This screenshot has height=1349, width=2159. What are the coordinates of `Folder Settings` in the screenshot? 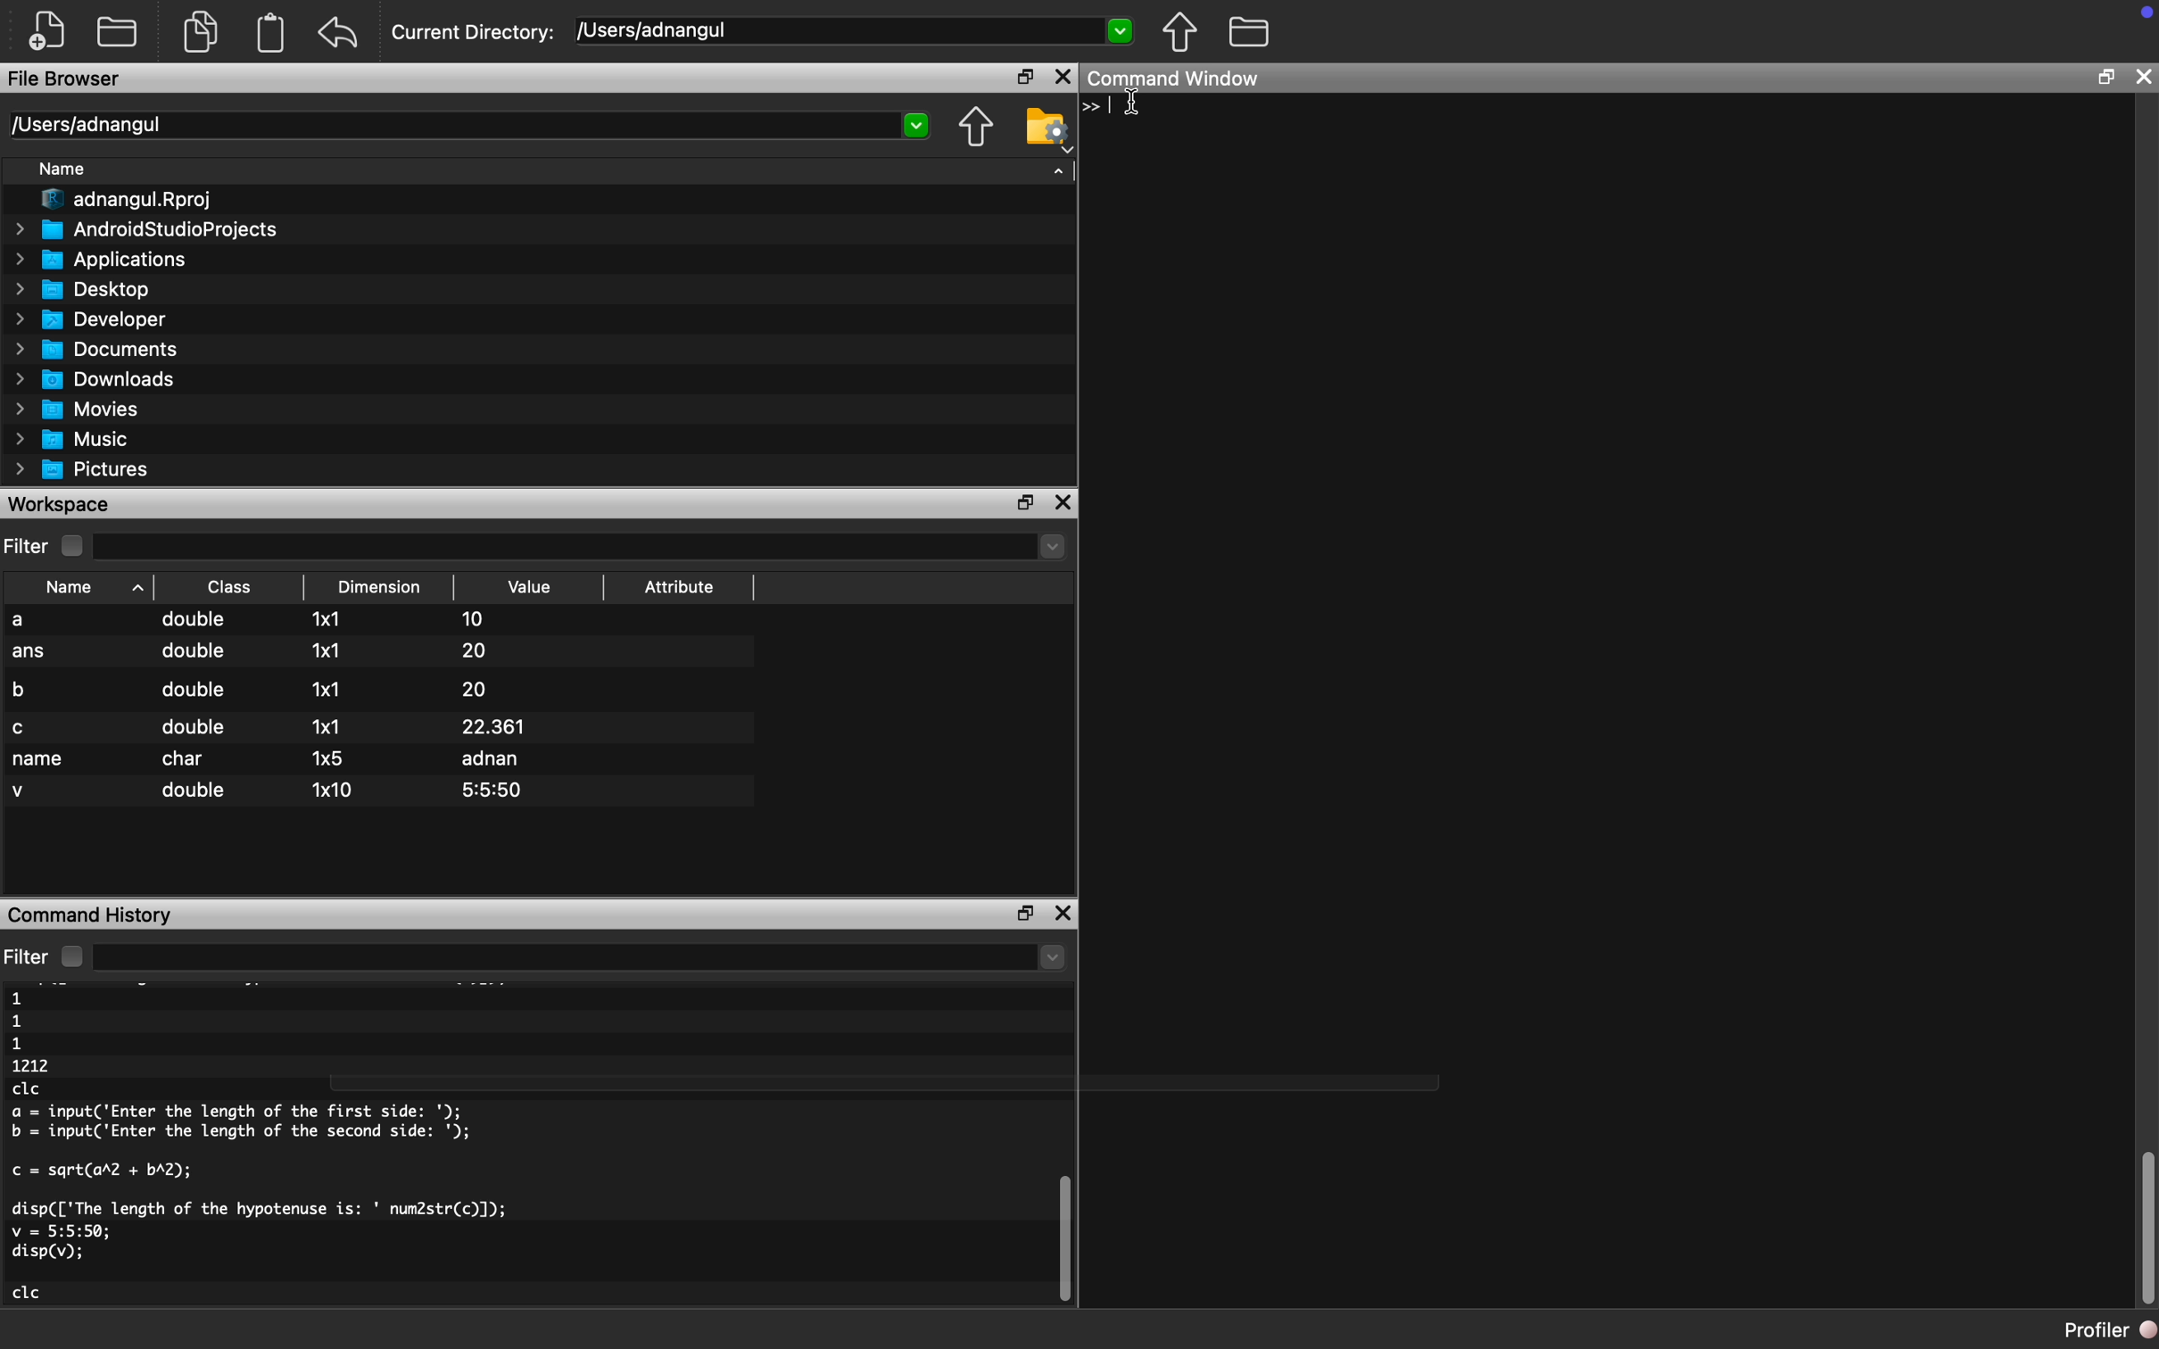 It's located at (1046, 129).